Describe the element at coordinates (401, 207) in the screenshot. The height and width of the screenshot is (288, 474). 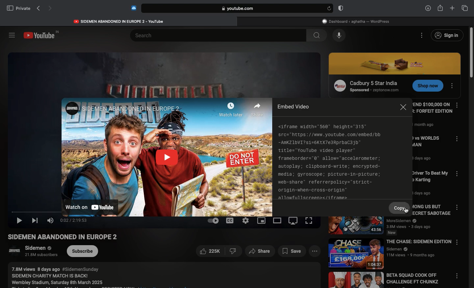
I see `copy` at that location.